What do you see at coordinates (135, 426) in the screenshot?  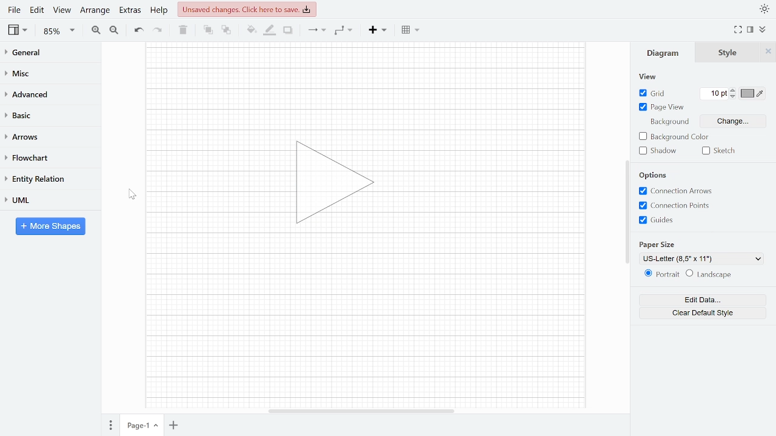 I see `Current page` at bounding box center [135, 426].